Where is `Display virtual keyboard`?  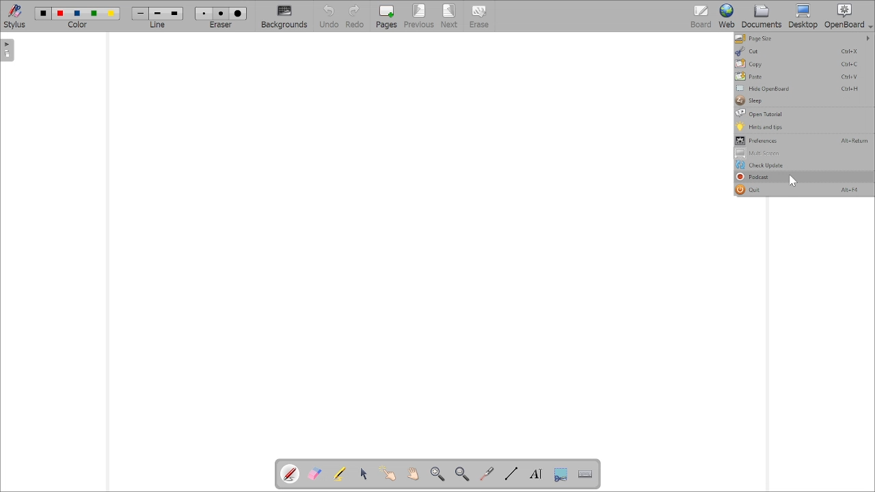 Display virtual keyboard is located at coordinates (584, 474).